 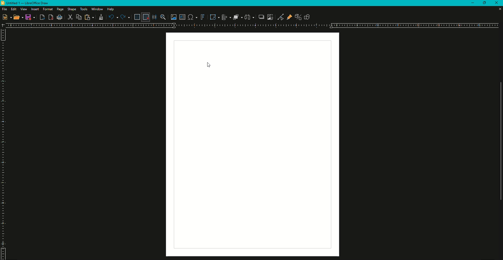 I want to click on Print, so click(x=60, y=18).